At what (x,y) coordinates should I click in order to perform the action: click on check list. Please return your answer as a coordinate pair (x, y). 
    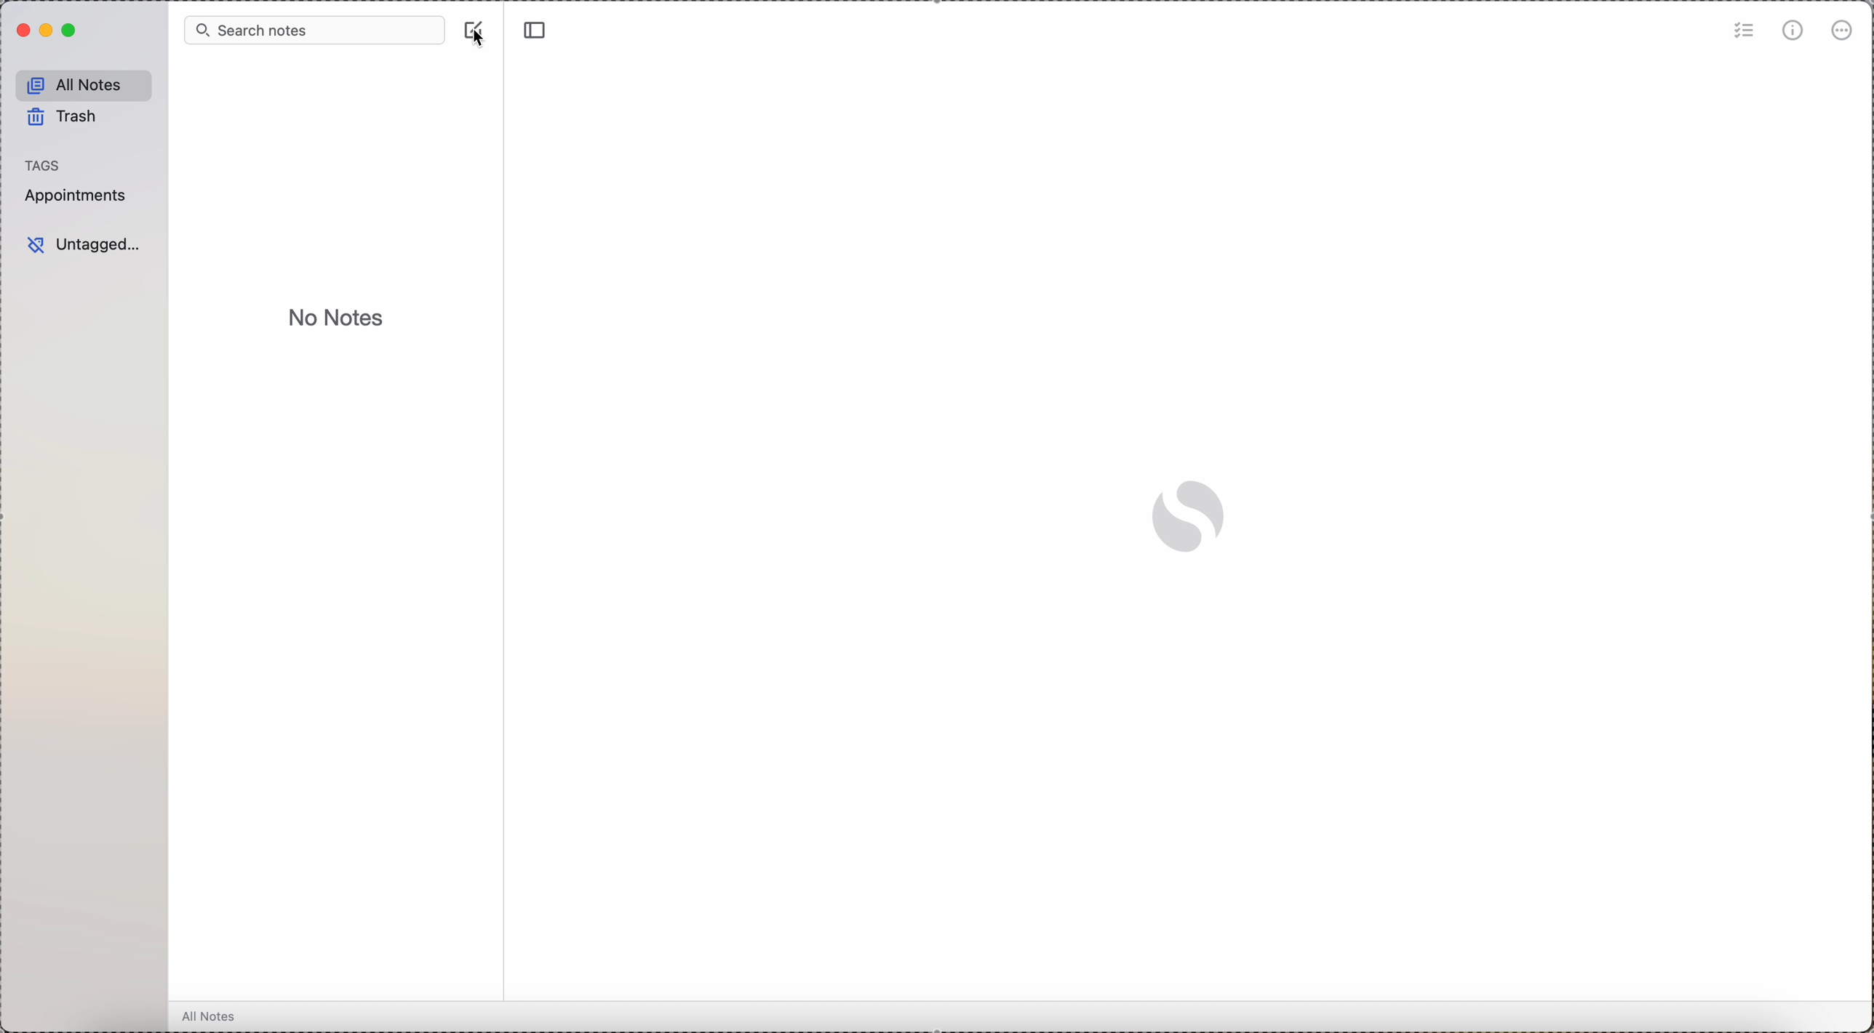
    Looking at the image, I should click on (1742, 32).